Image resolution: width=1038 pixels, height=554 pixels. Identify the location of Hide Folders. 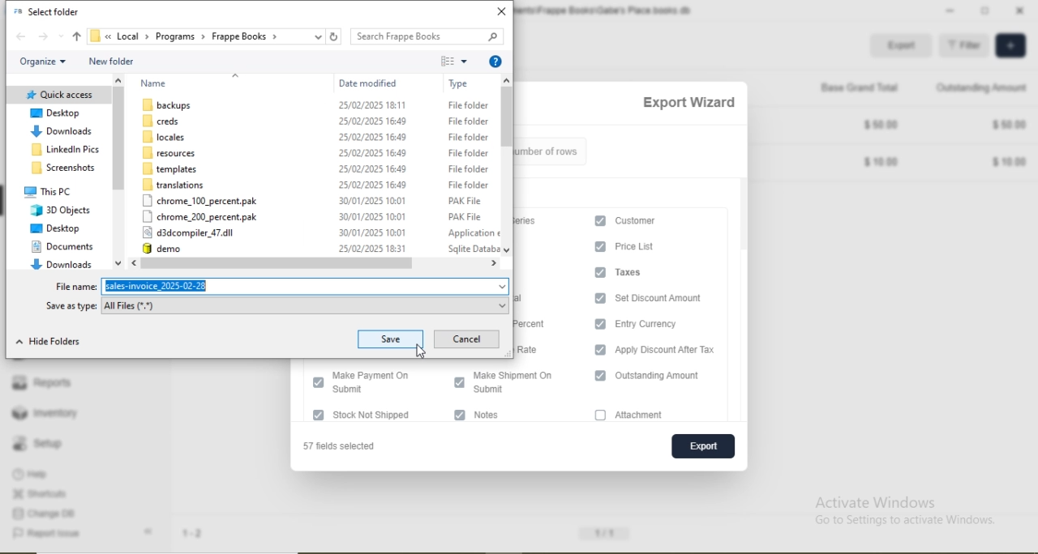
(45, 341).